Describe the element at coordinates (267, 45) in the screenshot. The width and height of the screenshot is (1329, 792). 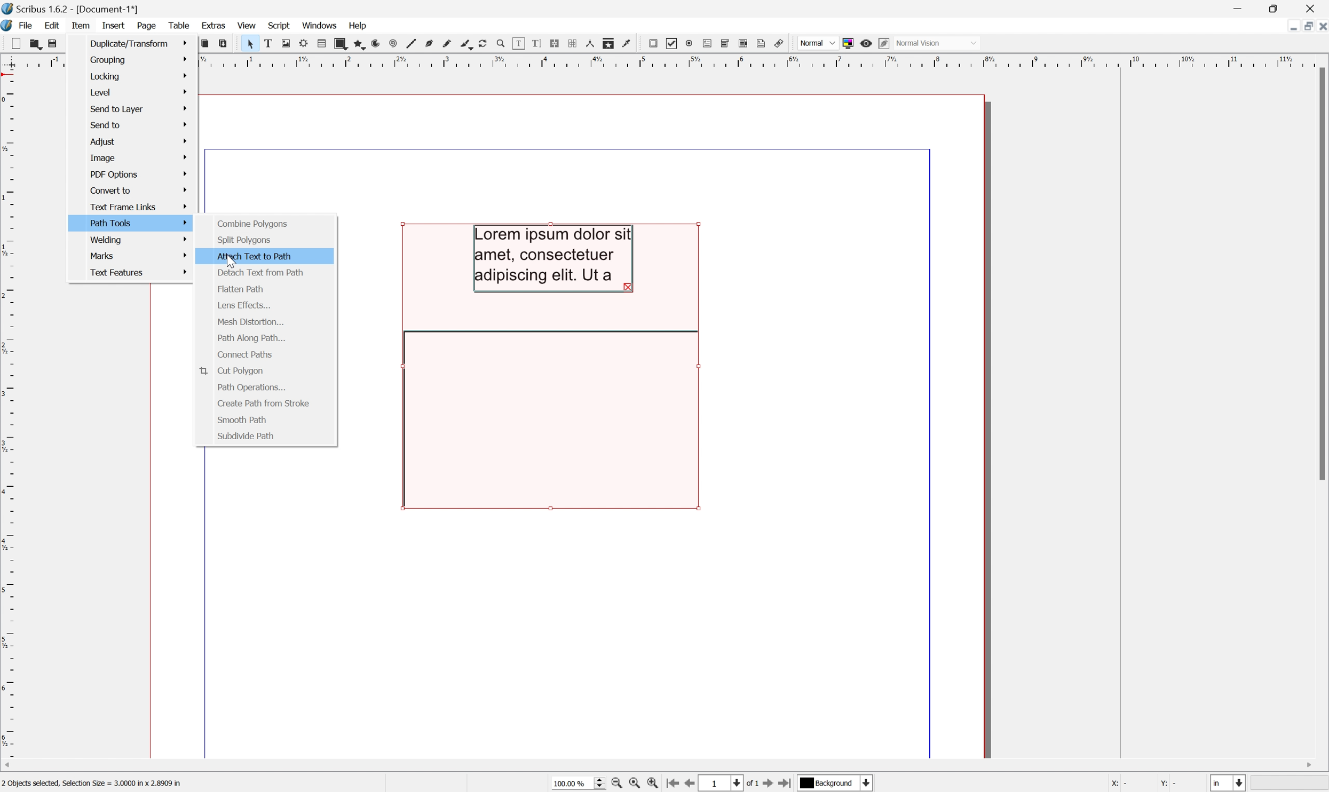
I see `Text frame` at that location.